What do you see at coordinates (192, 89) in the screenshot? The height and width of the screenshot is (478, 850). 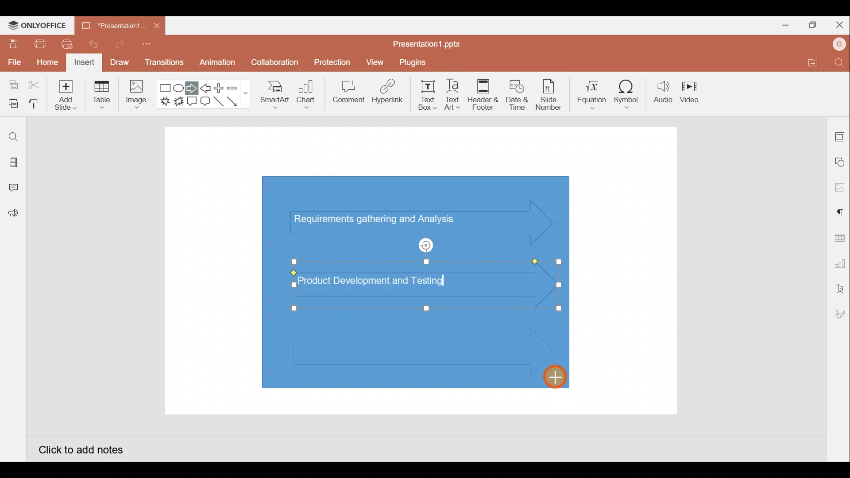 I see `Right arrow` at bounding box center [192, 89].